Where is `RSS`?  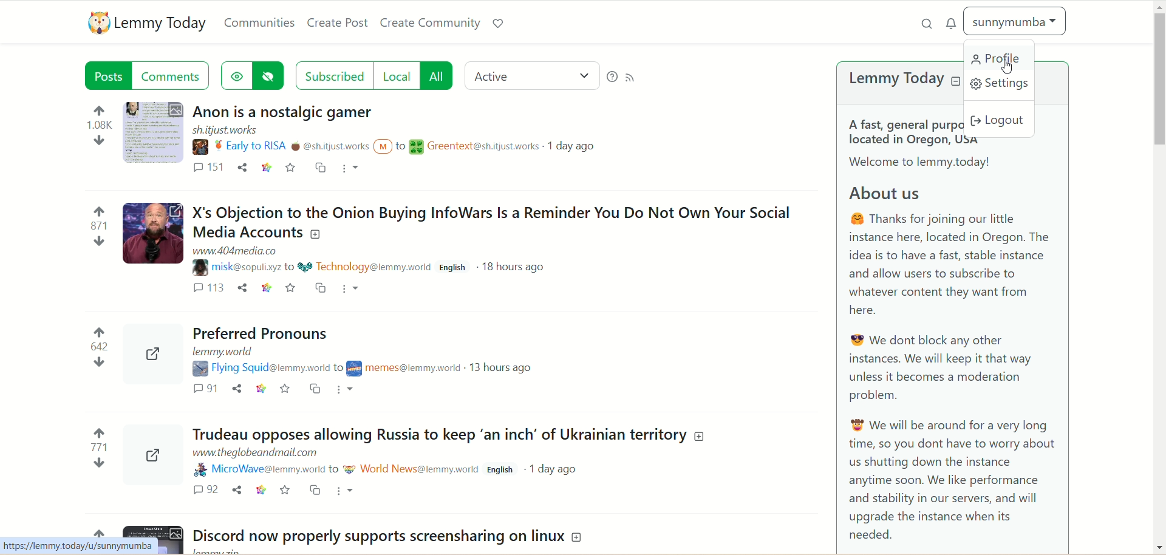
RSS is located at coordinates (632, 77).